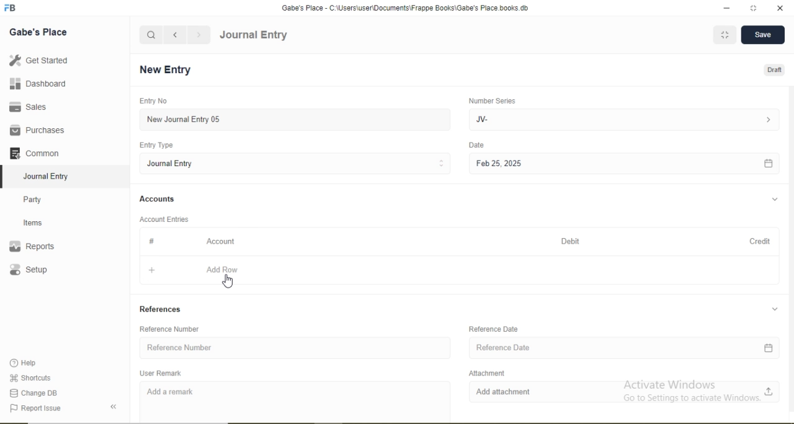 The image size is (794, 424). Describe the element at coordinates (40, 223) in the screenshot. I see `Items` at that location.